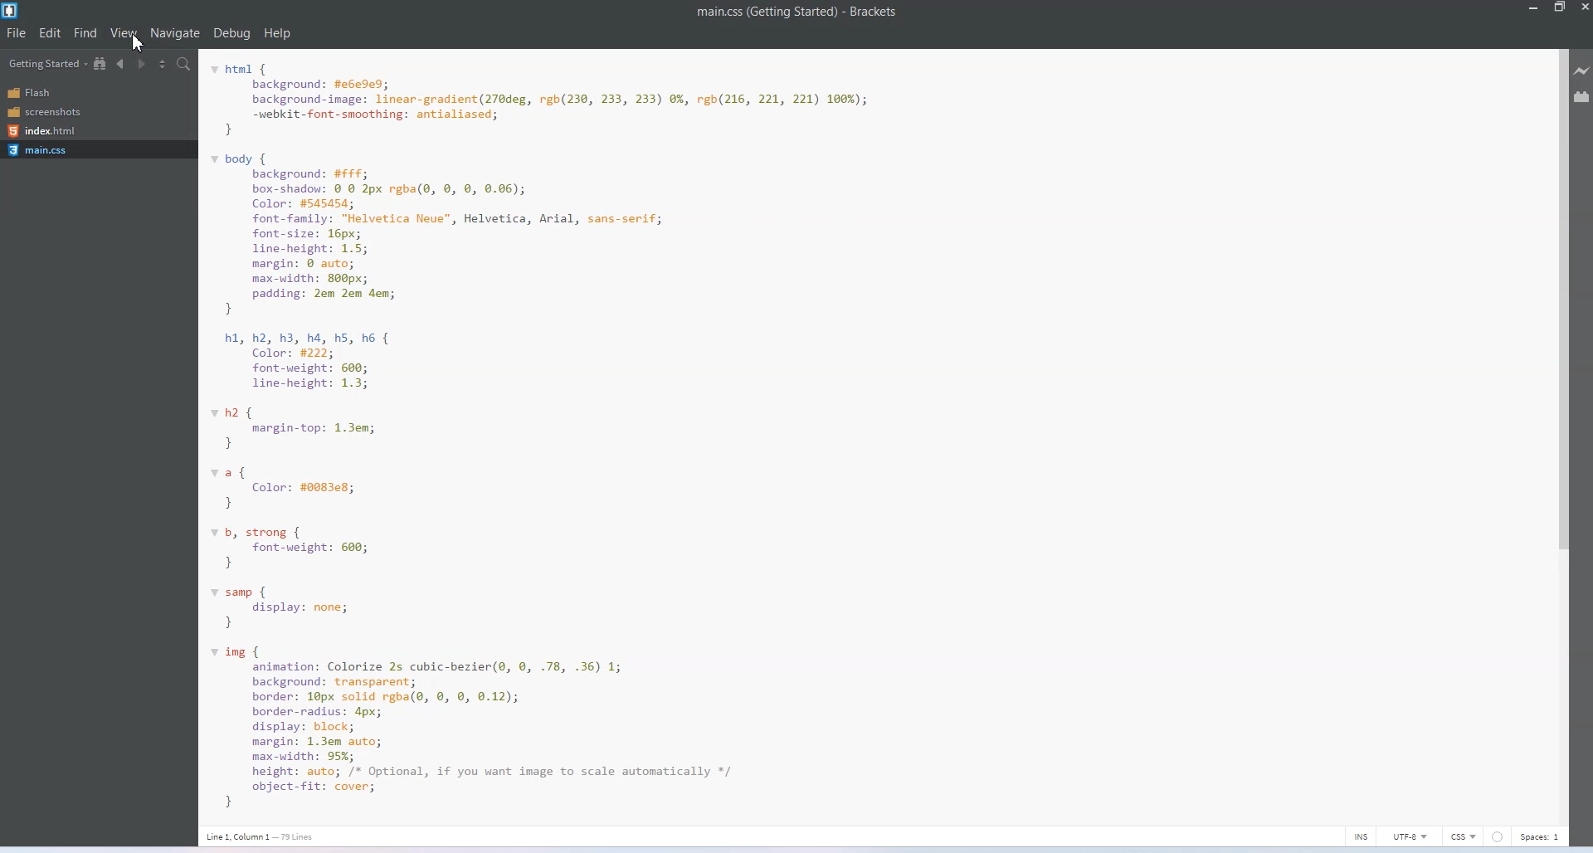 This screenshot has width=1593, height=853. Describe the element at coordinates (1582, 96) in the screenshot. I see `Extension manager` at that location.